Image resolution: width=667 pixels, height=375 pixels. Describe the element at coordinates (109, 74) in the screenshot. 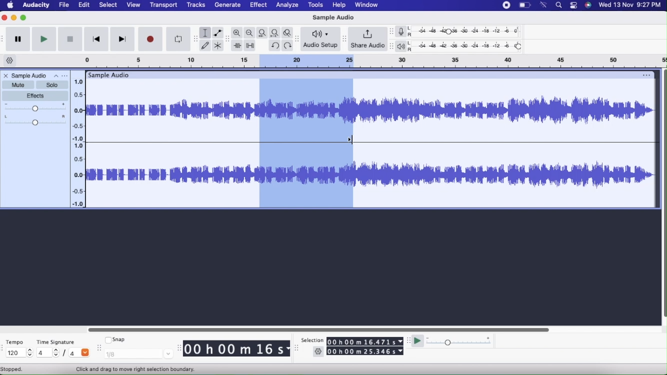

I see `sample audio` at that location.